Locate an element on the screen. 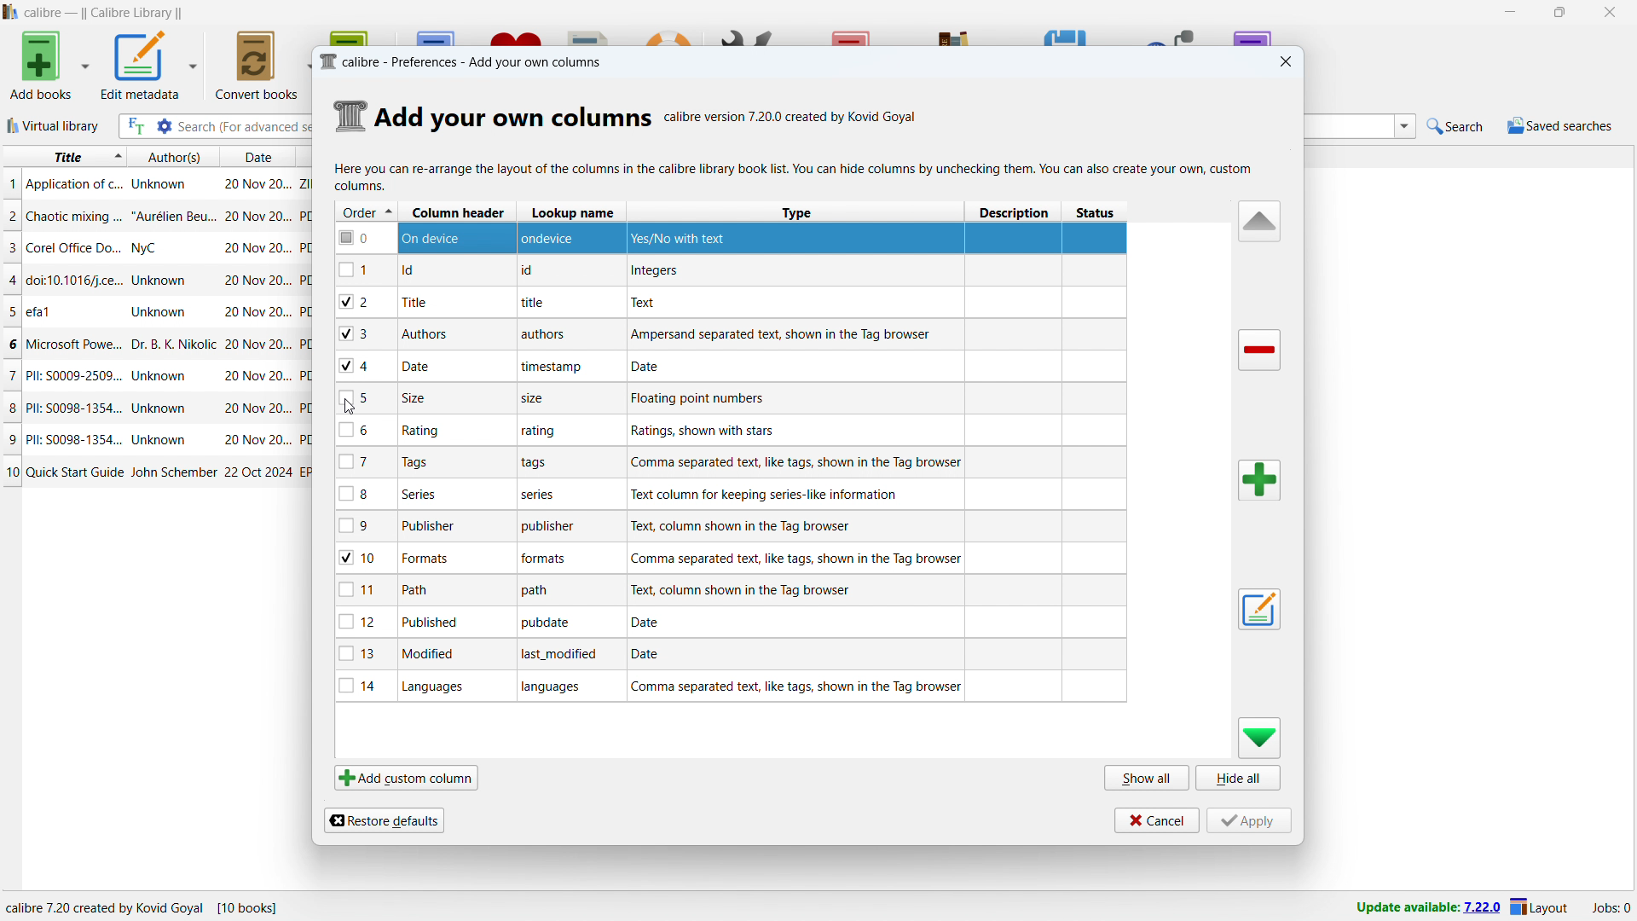 This screenshot has height=921, width=1637. 0 is located at coordinates (363, 238).